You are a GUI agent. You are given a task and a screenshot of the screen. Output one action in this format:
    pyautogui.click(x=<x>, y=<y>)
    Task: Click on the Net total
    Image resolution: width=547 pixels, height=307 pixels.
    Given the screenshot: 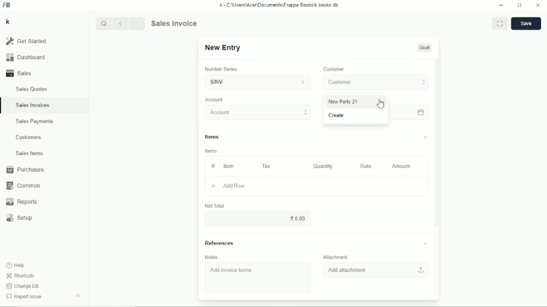 What is the action you would take?
    pyautogui.click(x=214, y=205)
    